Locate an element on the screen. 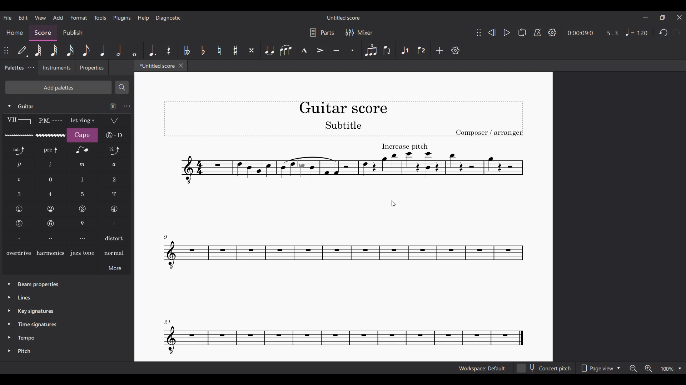  Settings is located at coordinates (456, 50).